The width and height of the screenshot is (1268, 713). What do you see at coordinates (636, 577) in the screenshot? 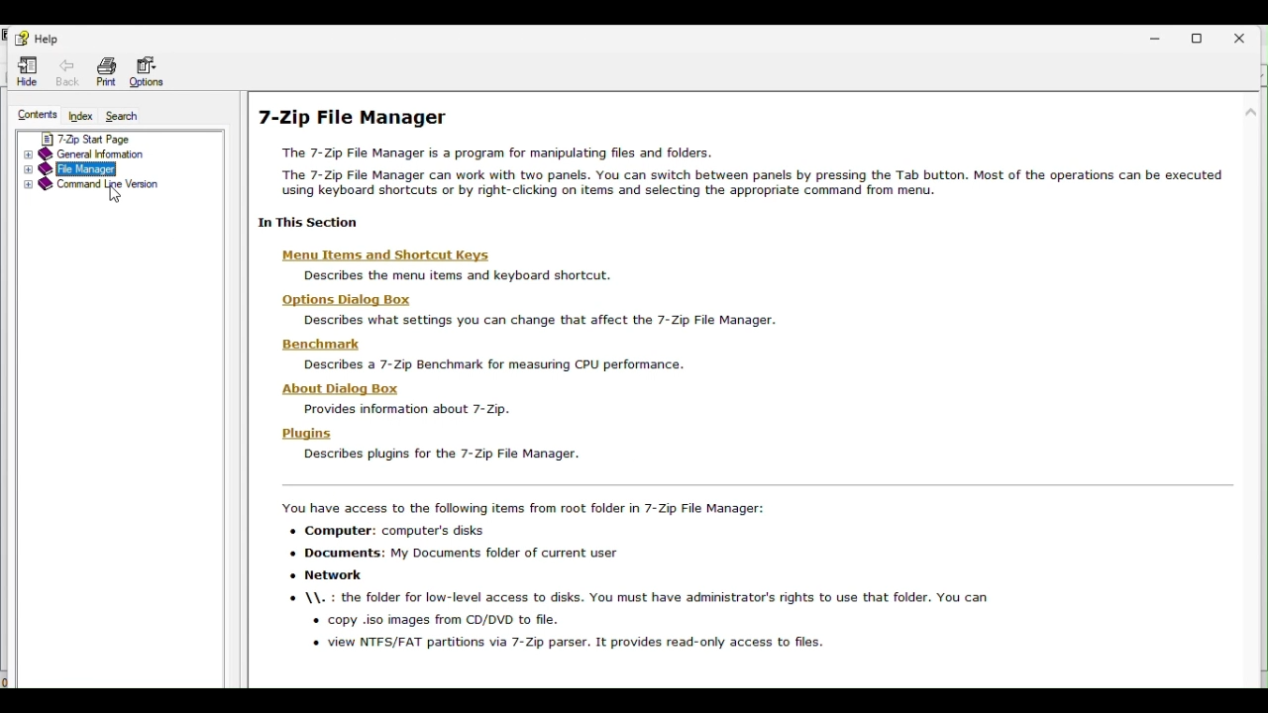
I see `` at bounding box center [636, 577].